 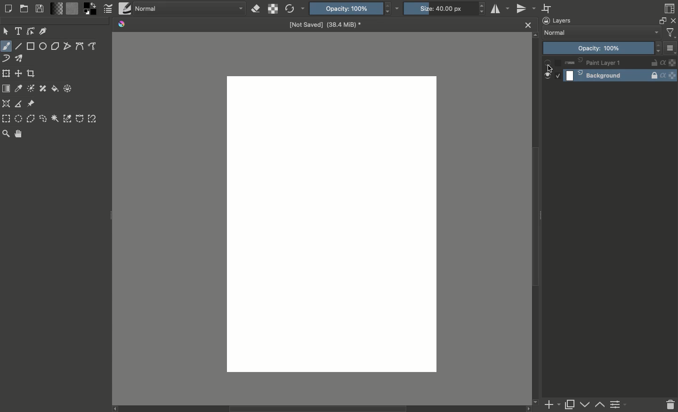 I want to click on Hidden, so click(x=549, y=63).